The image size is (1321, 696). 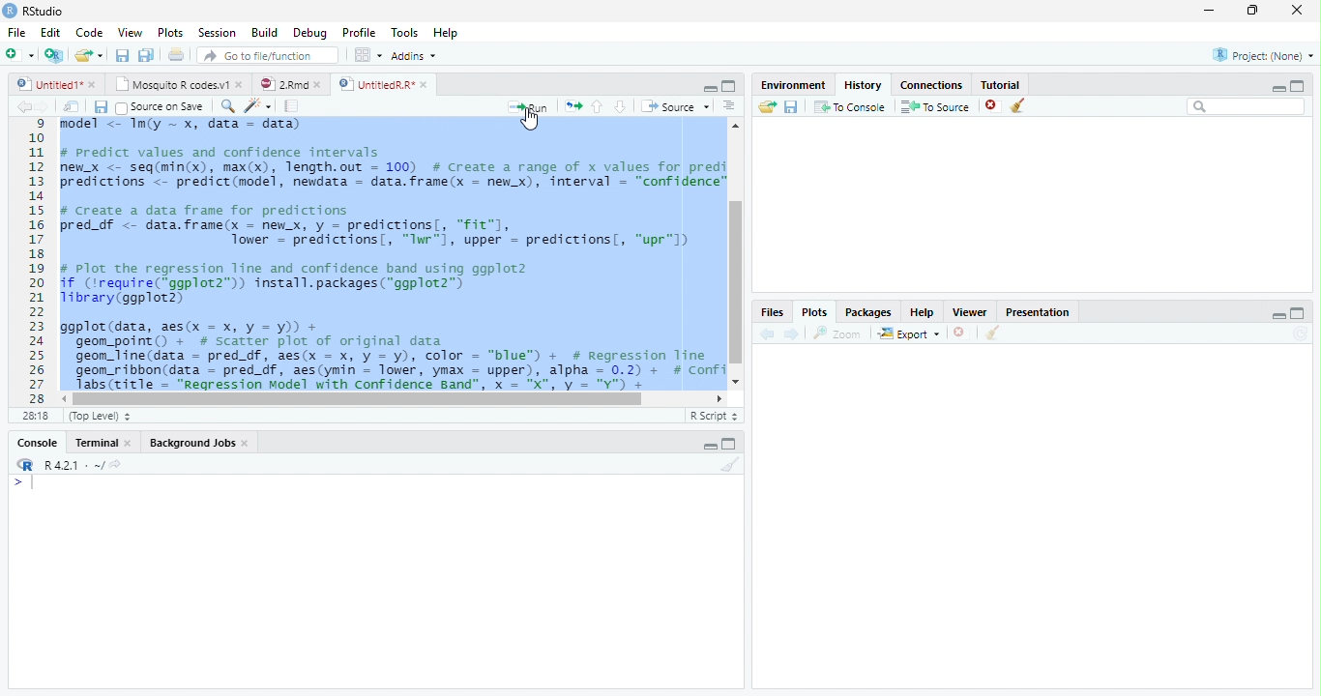 What do you see at coordinates (598, 110) in the screenshot?
I see `Go to the previous section/chunk` at bounding box center [598, 110].